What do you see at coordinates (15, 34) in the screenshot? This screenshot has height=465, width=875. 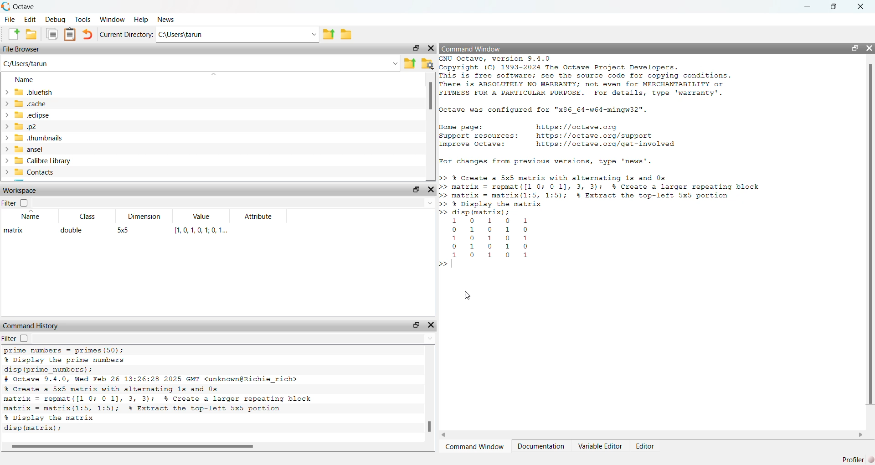 I see `add file` at bounding box center [15, 34].